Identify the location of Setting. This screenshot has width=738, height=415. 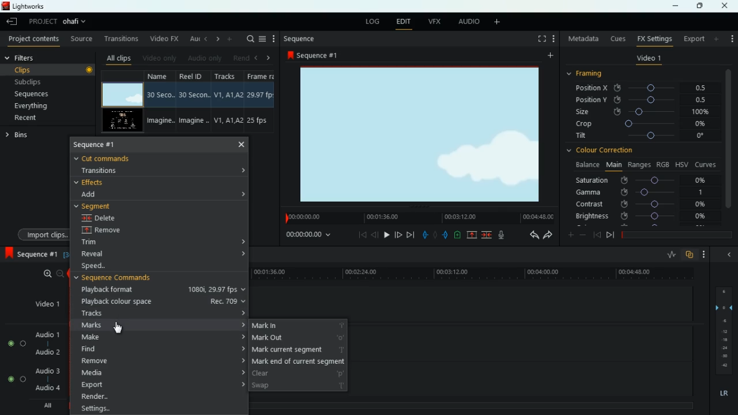
(553, 39).